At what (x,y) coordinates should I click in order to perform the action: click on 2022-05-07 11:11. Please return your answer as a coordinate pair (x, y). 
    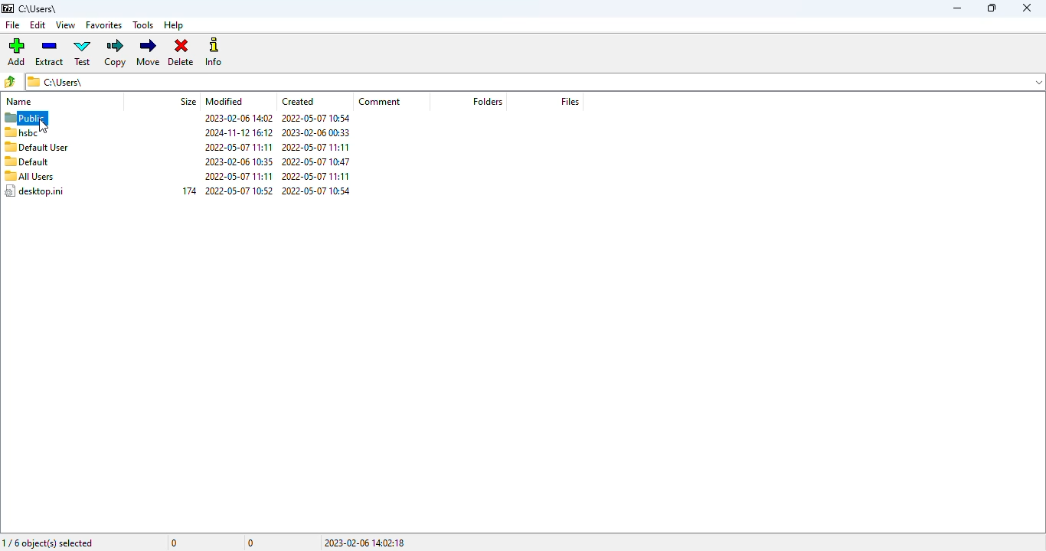
    Looking at the image, I should click on (234, 147).